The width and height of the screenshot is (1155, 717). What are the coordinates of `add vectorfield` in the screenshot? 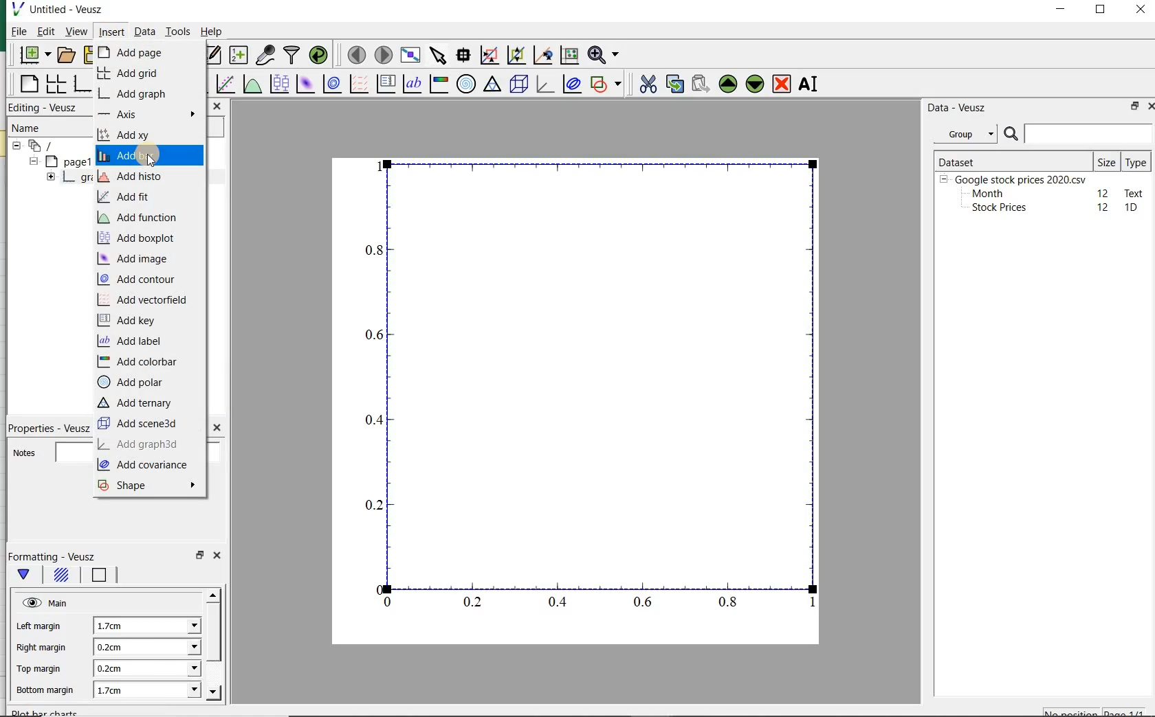 It's located at (146, 299).